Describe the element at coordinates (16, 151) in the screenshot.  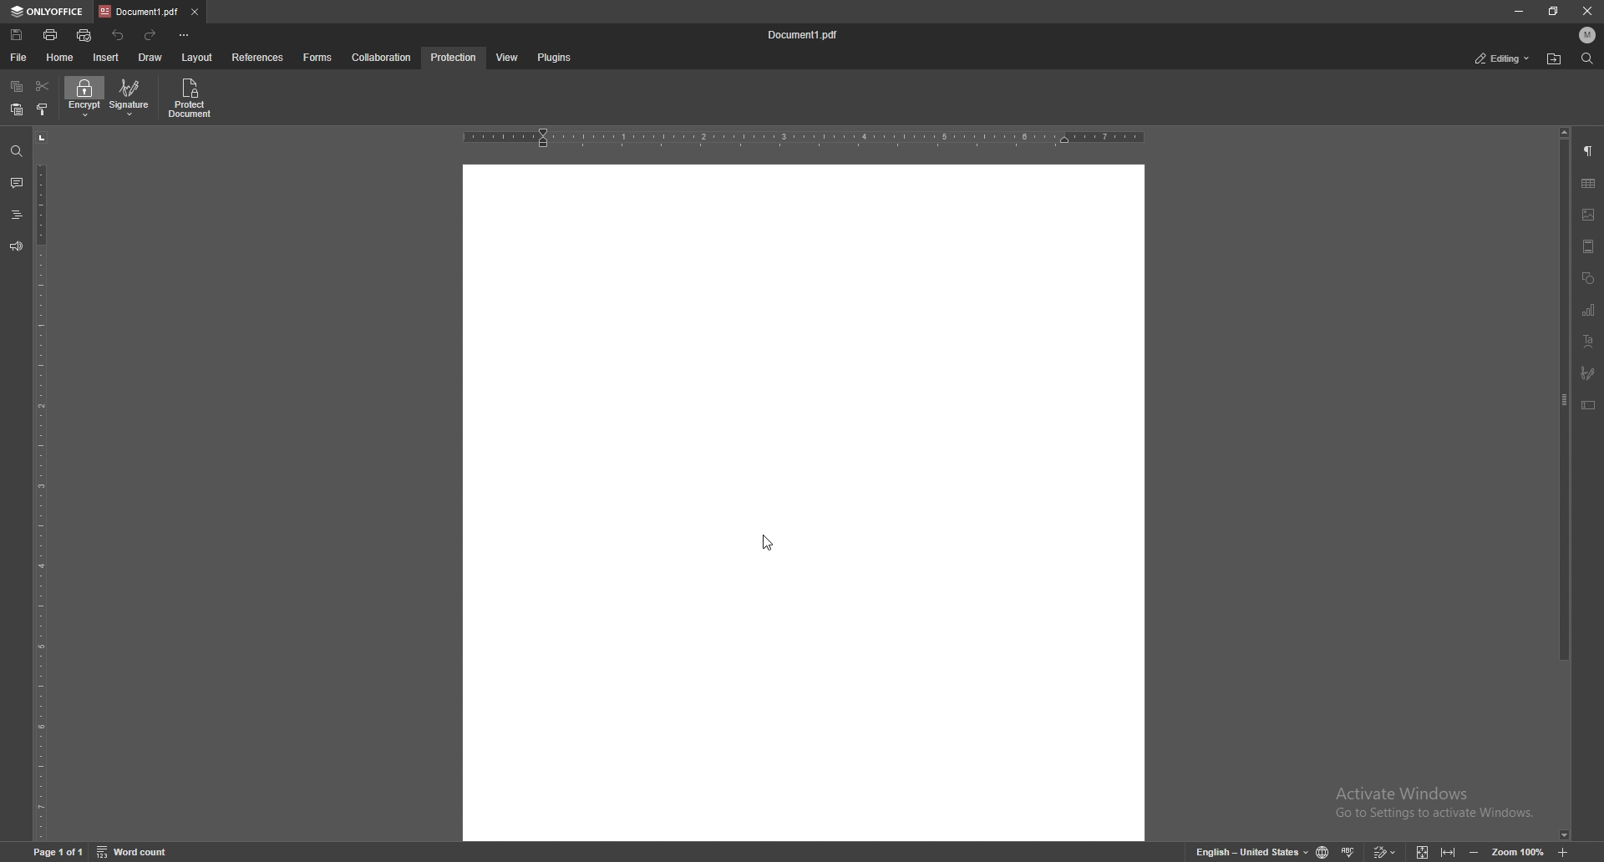
I see `find` at that location.